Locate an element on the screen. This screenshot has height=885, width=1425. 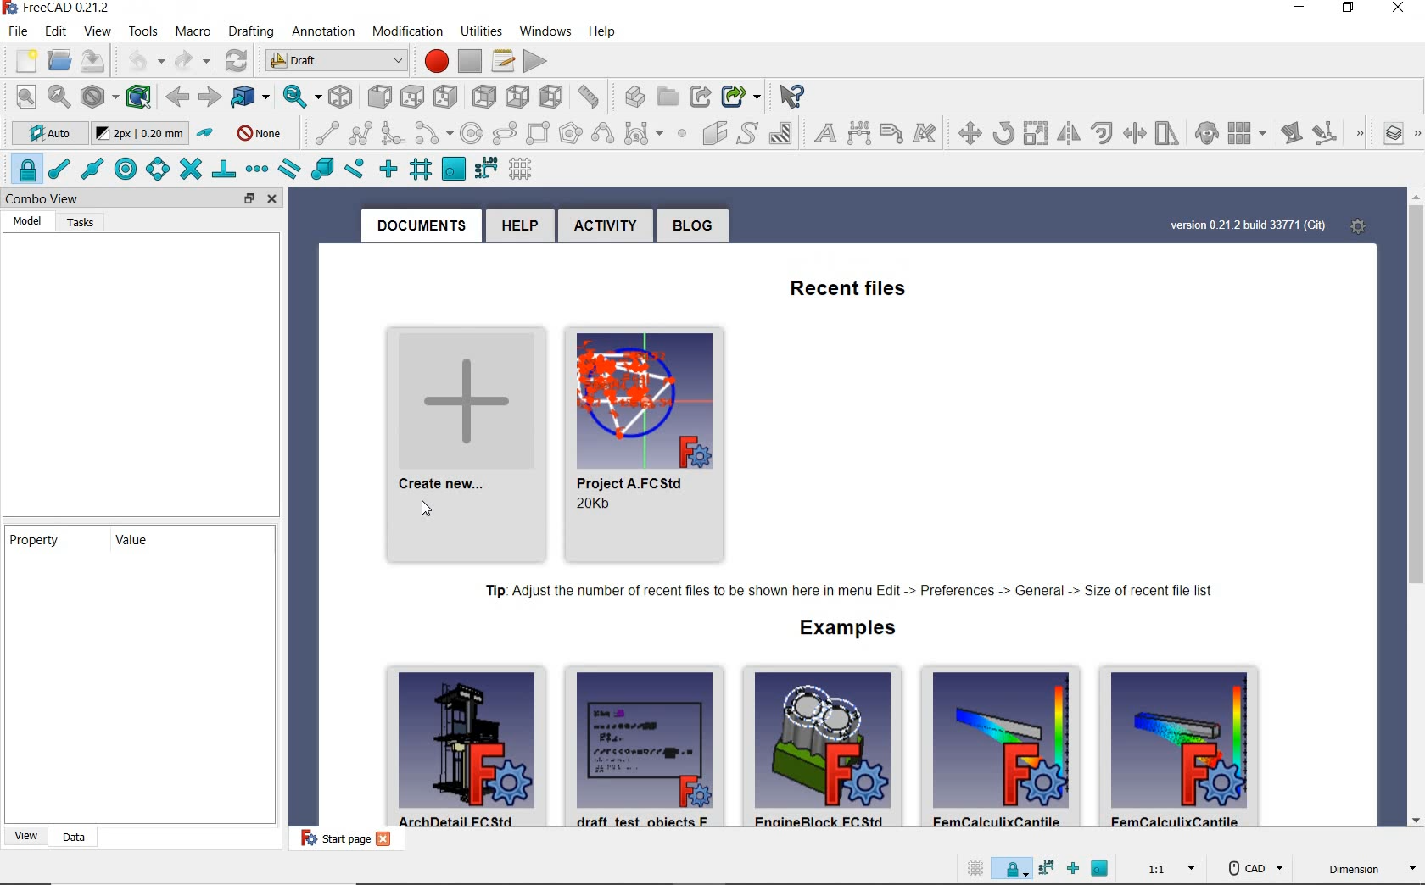
bezier tool is located at coordinates (643, 133).